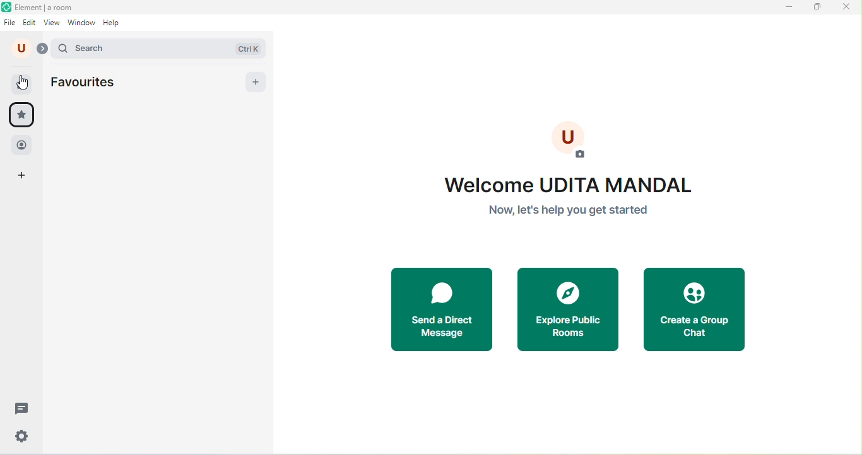 This screenshot has height=455, width=862. I want to click on quick settings, so click(19, 436).